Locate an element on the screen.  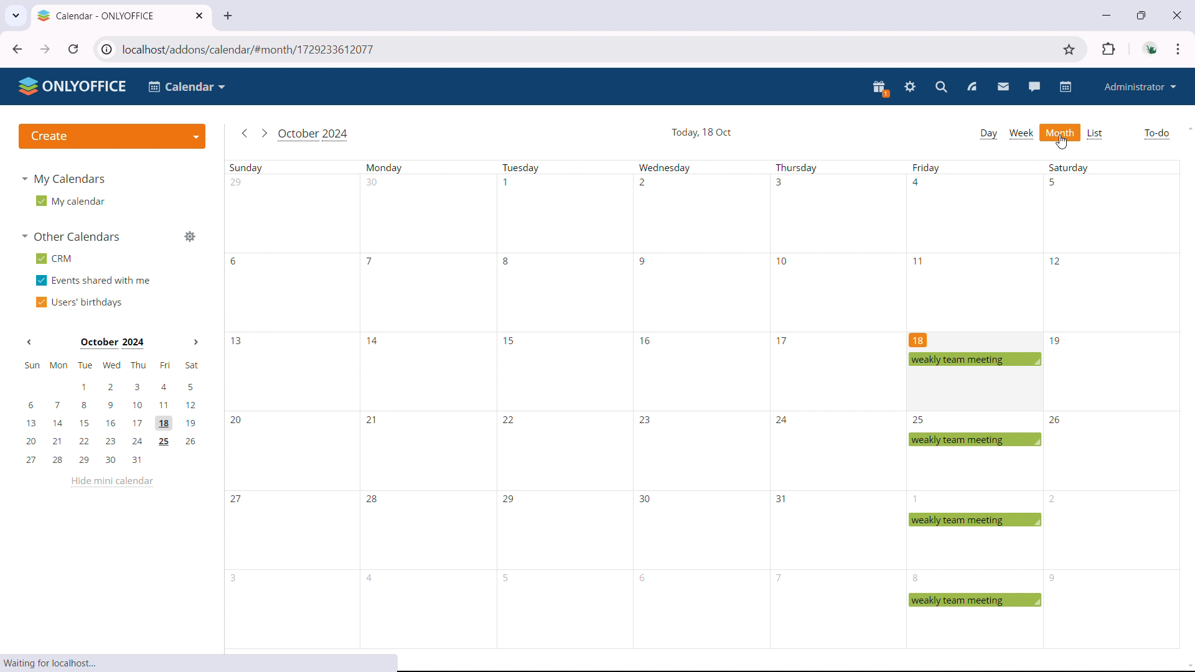
Saturday is located at coordinates (1112, 404).